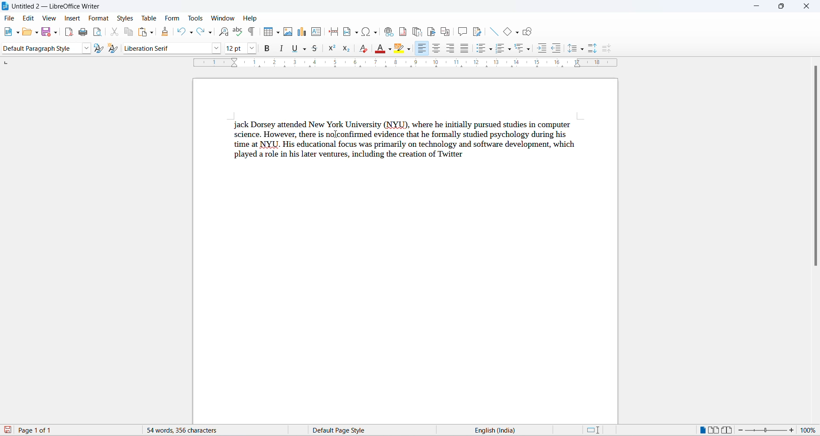  Describe the element at coordinates (806, 6) in the screenshot. I see `close` at that location.